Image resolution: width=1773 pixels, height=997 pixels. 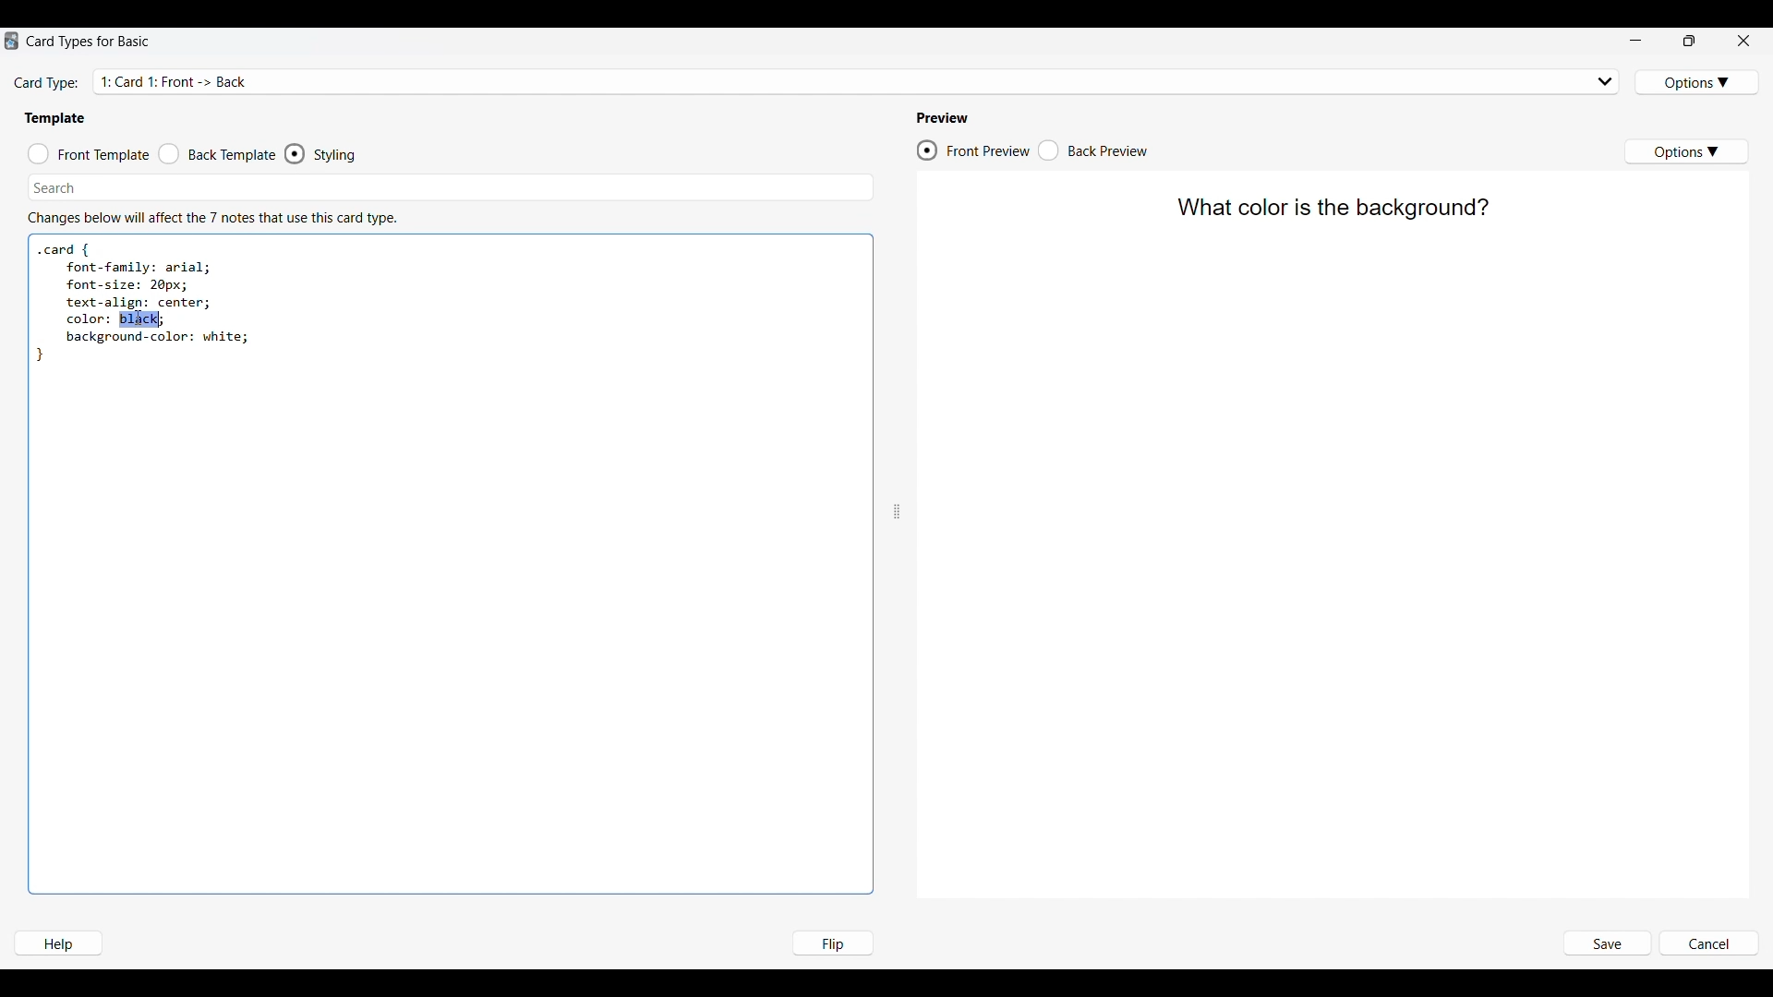 What do you see at coordinates (89, 154) in the screenshot?
I see `Front template` at bounding box center [89, 154].